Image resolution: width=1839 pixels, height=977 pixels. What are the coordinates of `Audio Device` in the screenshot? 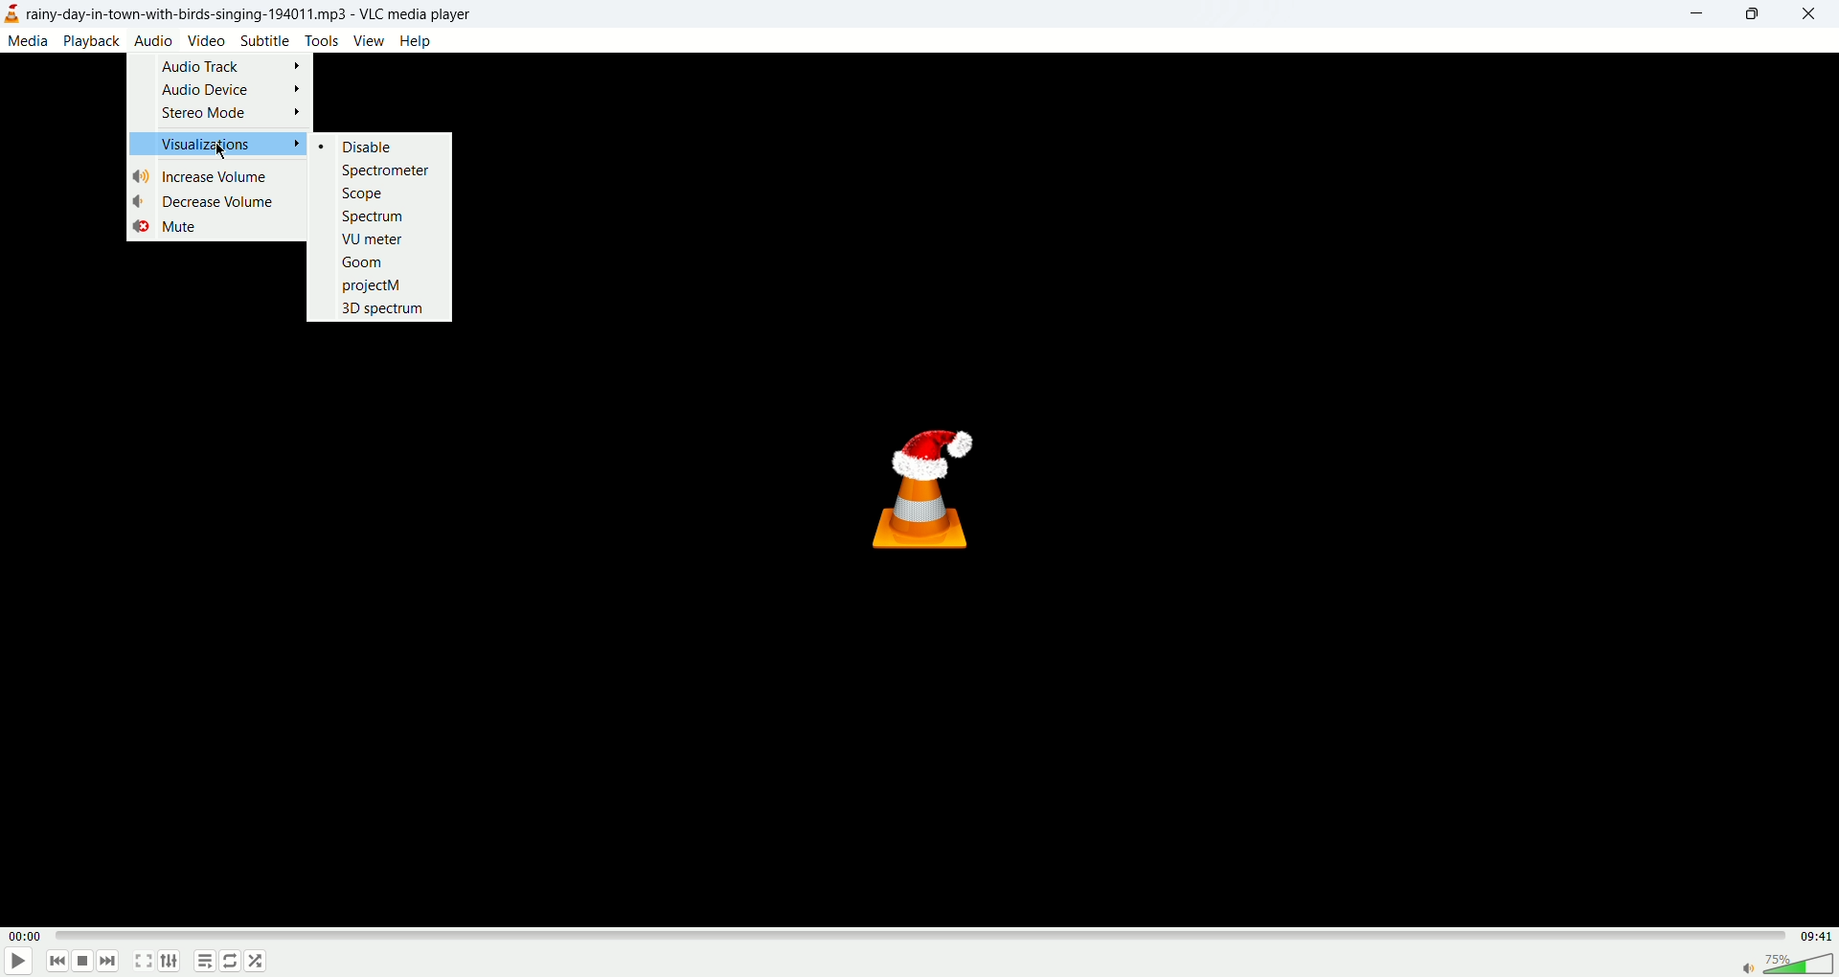 It's located at (224, 89).